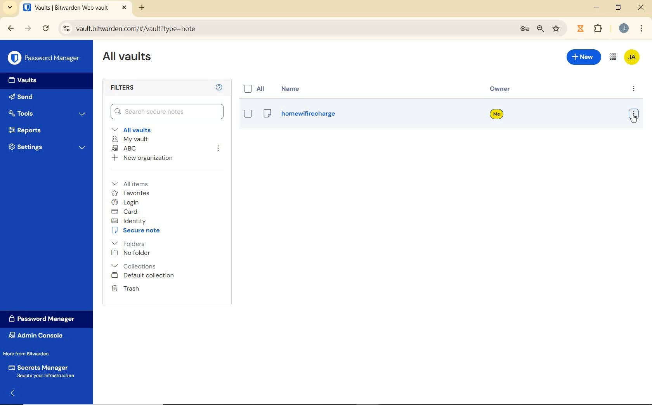  I want to click on minimize, so click(597, 7).